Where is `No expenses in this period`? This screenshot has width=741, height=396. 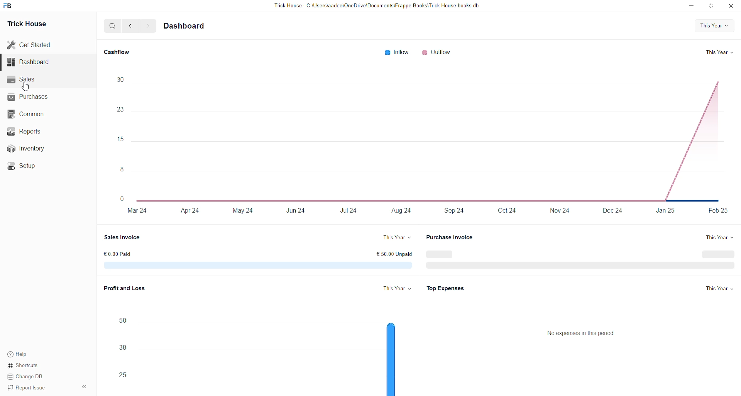 No expenses in this period is located at coordinates (582, 333).